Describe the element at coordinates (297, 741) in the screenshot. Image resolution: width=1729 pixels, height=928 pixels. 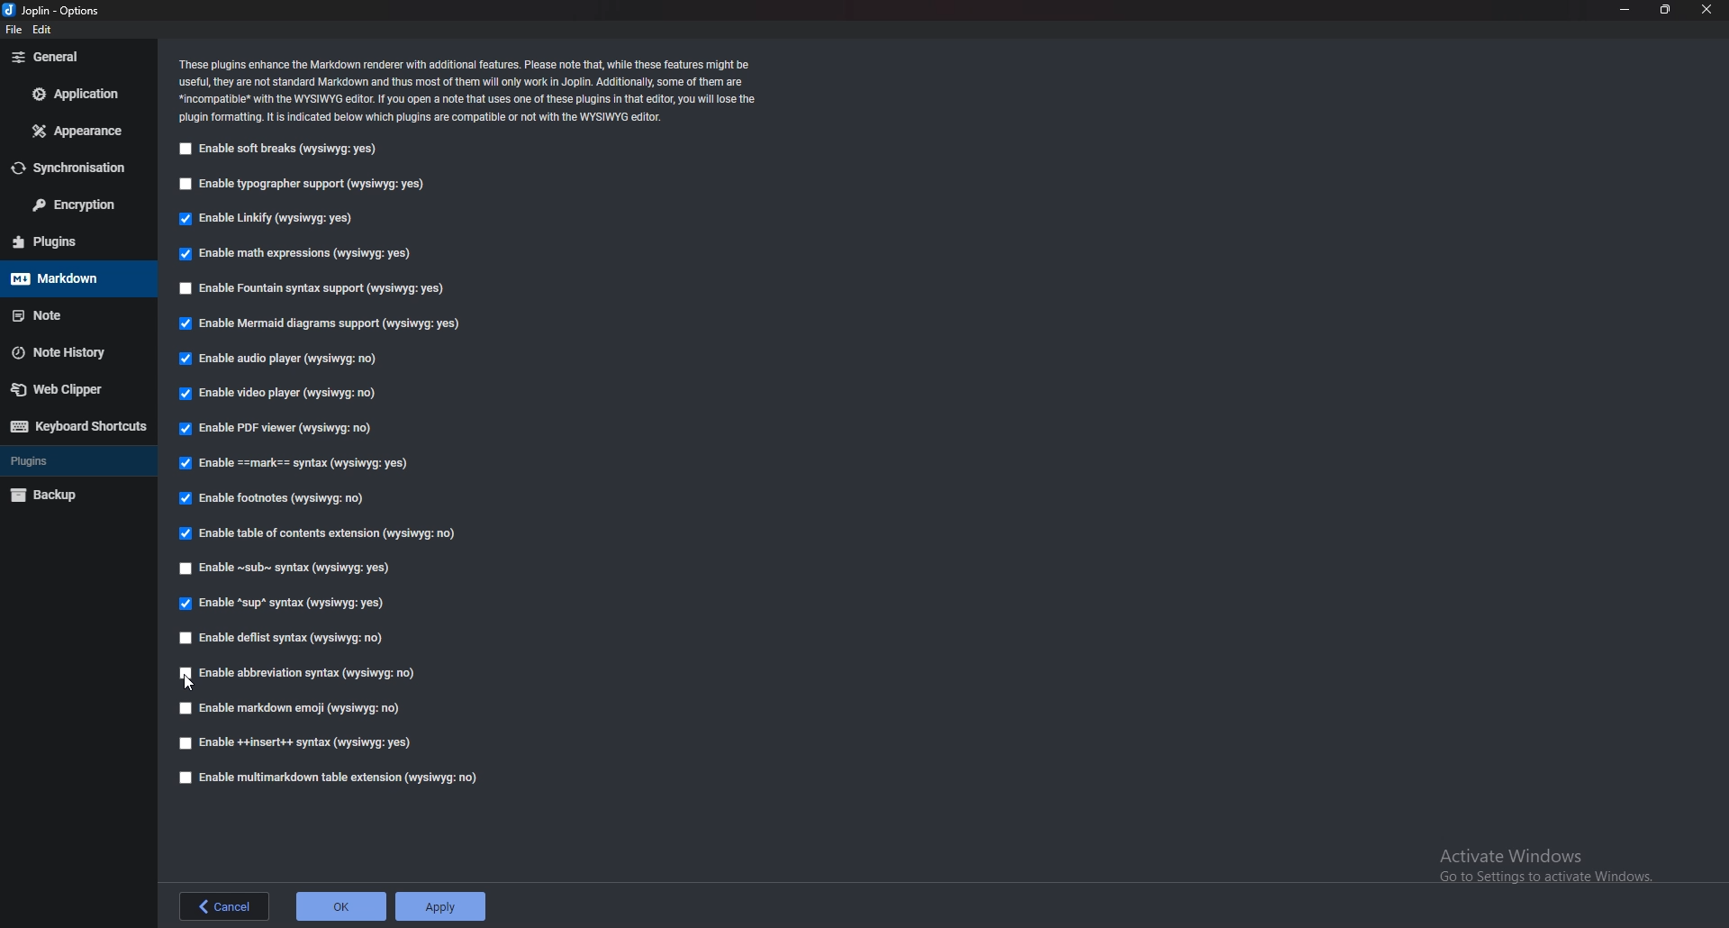
I see `Enable ++insert++ syntax (wysiwyg: yes)` at that location.